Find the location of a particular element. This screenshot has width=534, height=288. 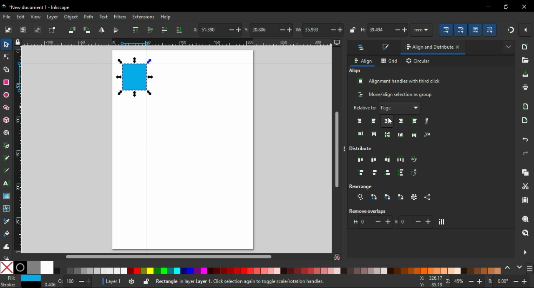

width of selection is located at coordinates (320, 30).